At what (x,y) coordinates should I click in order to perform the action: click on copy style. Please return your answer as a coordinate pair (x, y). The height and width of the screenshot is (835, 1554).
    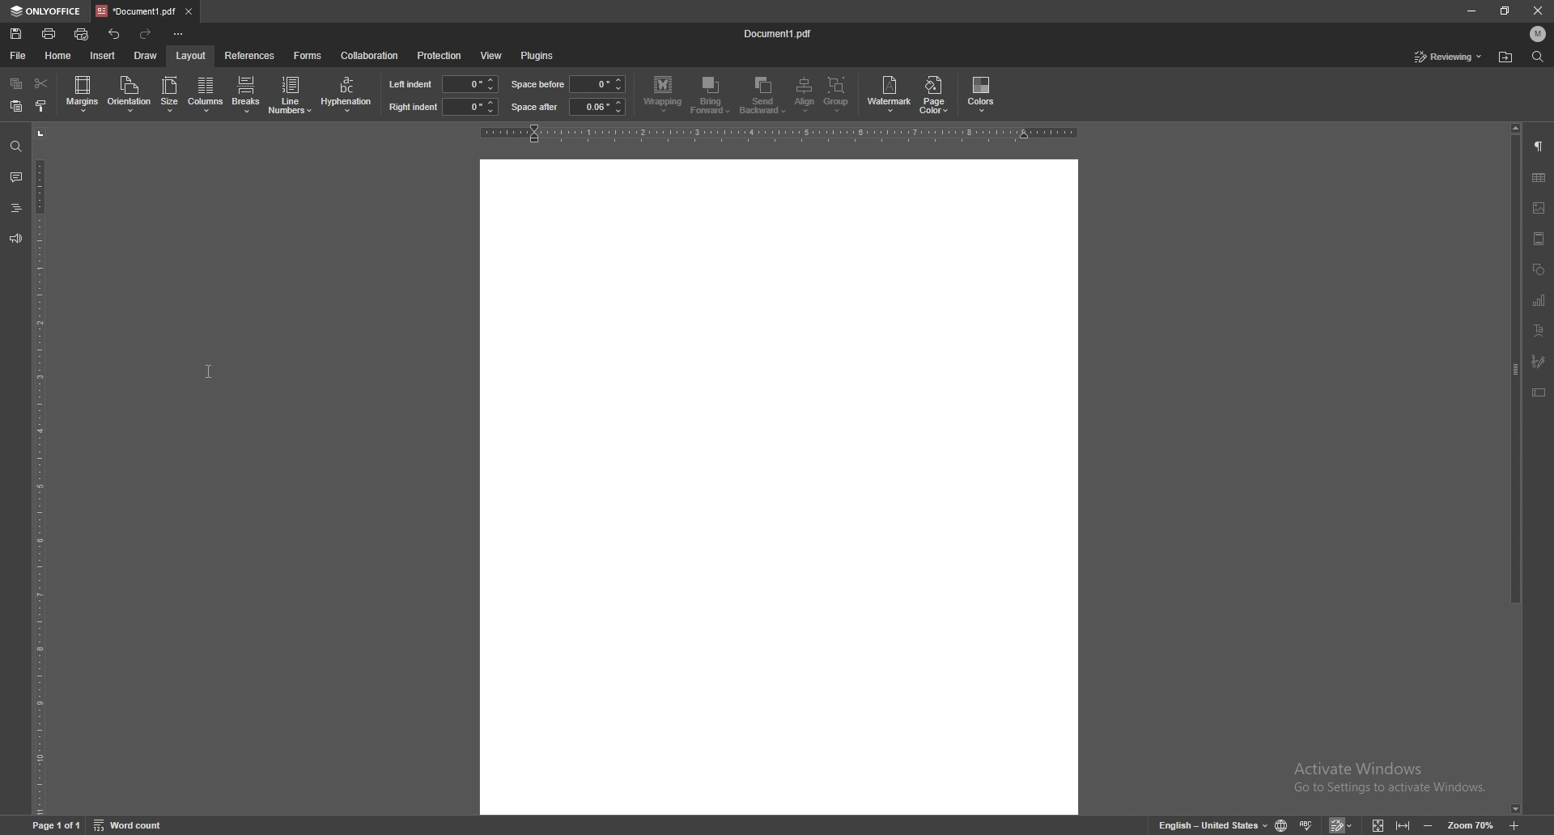
    Looking at the image, I should click on (41, 104).